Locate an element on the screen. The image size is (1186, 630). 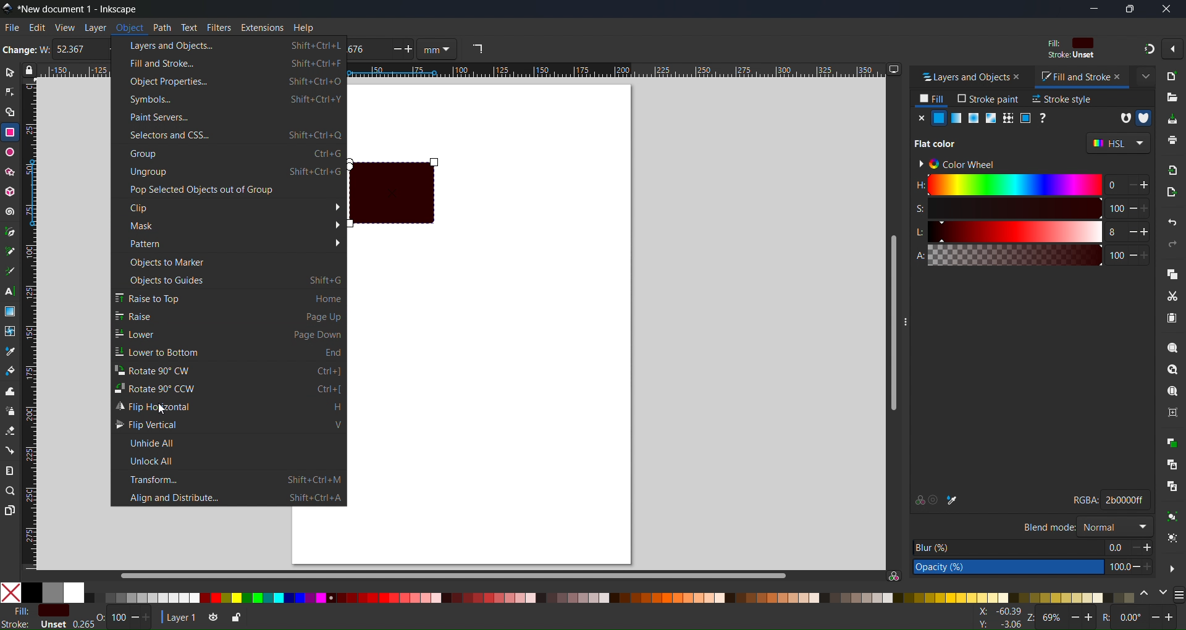
New is located at coordinates (1172, 75).